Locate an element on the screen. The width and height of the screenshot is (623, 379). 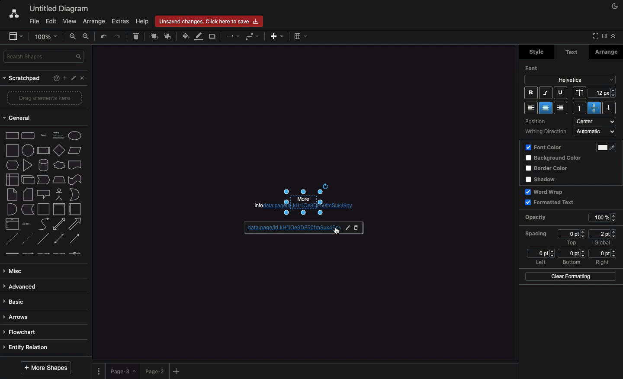
Advanced is located at coordinates (22, 287).